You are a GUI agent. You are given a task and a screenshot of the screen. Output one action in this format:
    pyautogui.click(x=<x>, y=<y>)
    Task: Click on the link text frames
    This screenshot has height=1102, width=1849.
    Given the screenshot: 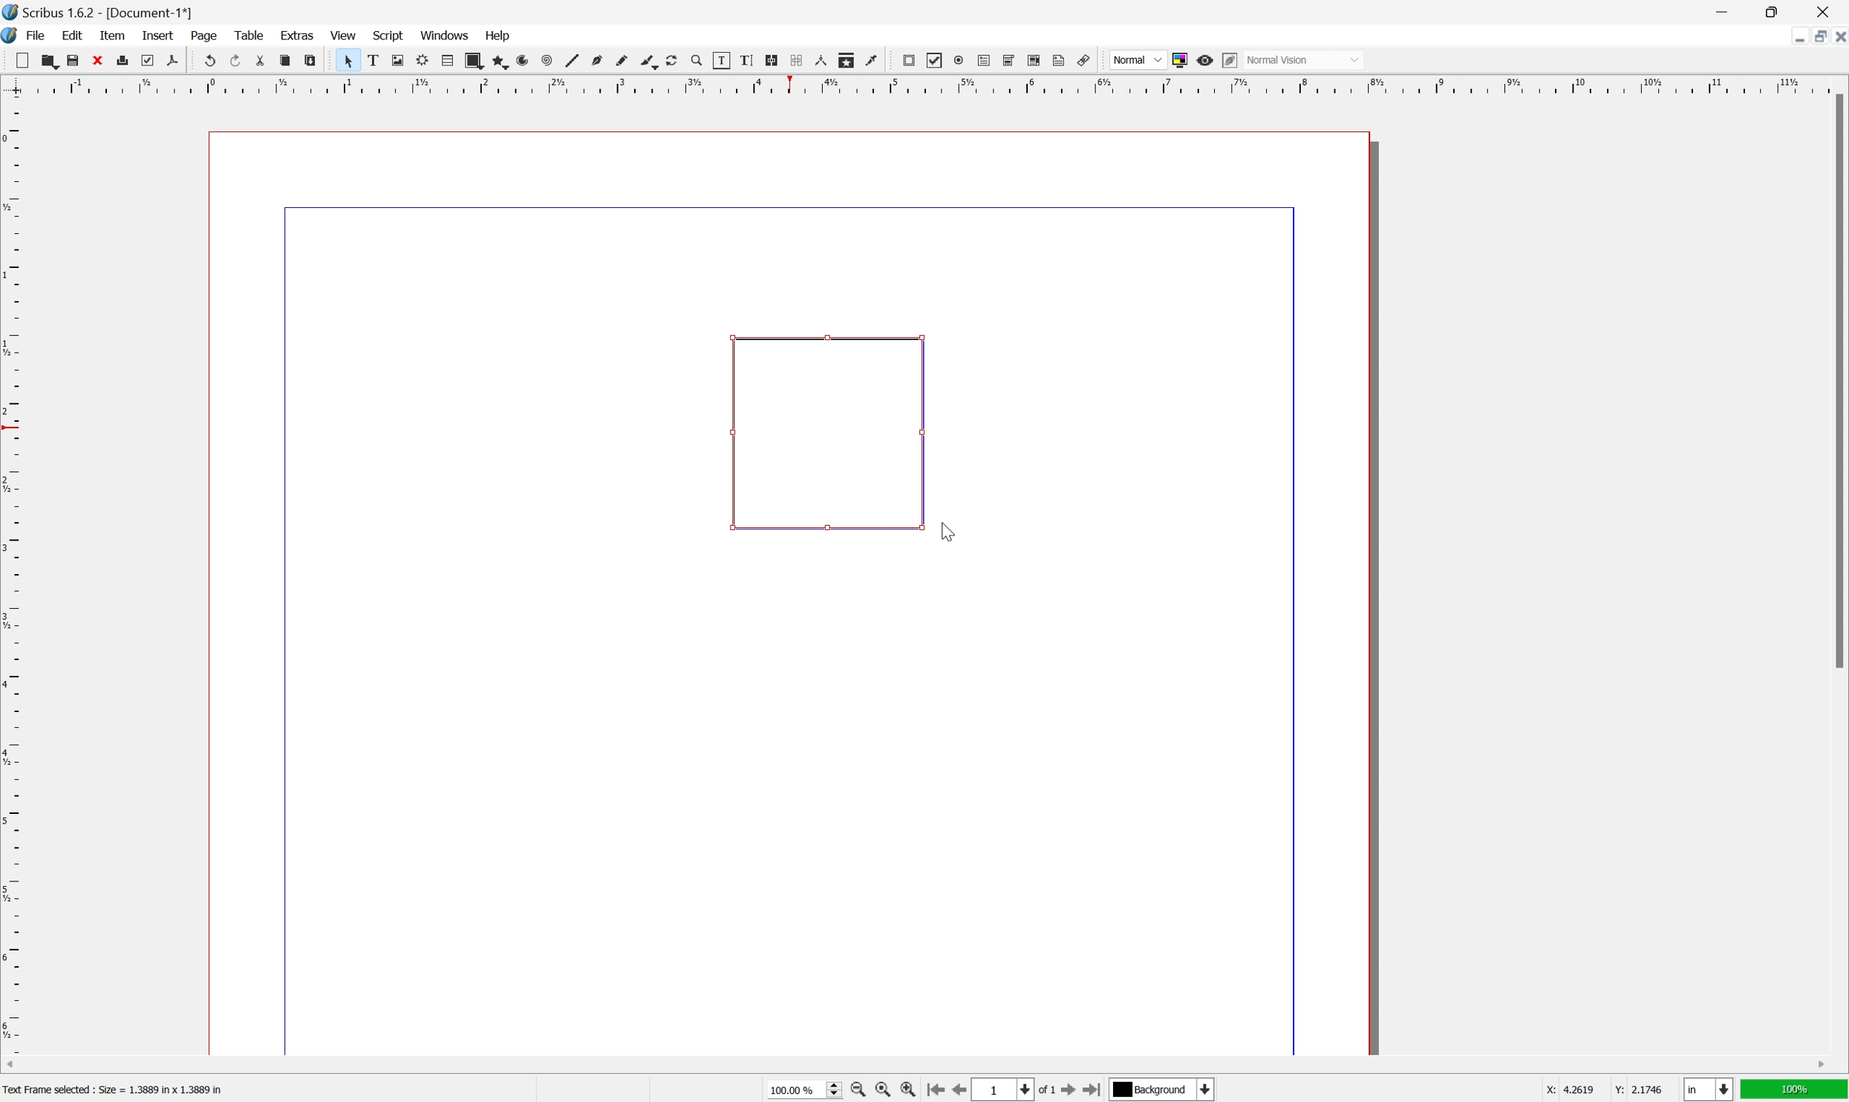 What is the action you would take?
    pyautogui.click(x=772, y=60)
    